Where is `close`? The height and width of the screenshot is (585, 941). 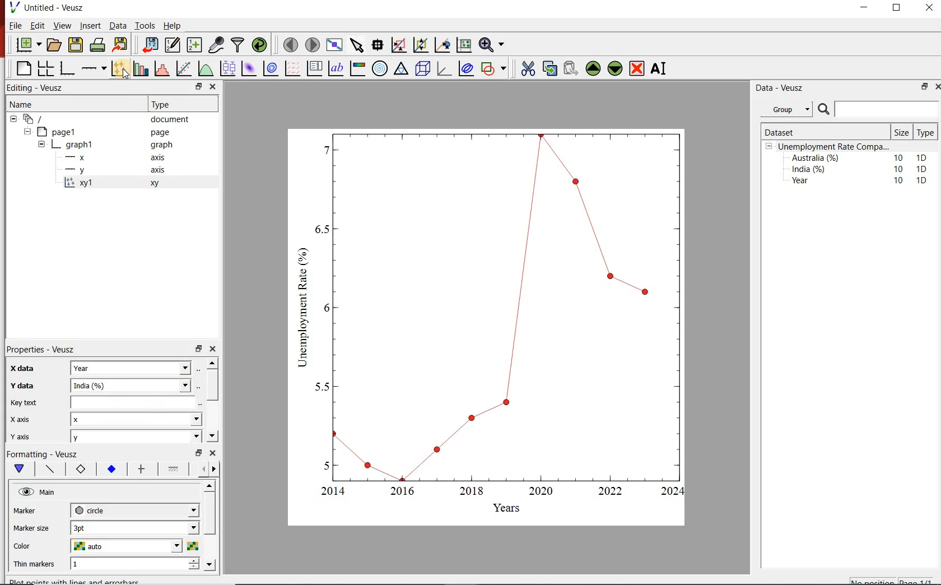
close is located at coordinates (938, 86).